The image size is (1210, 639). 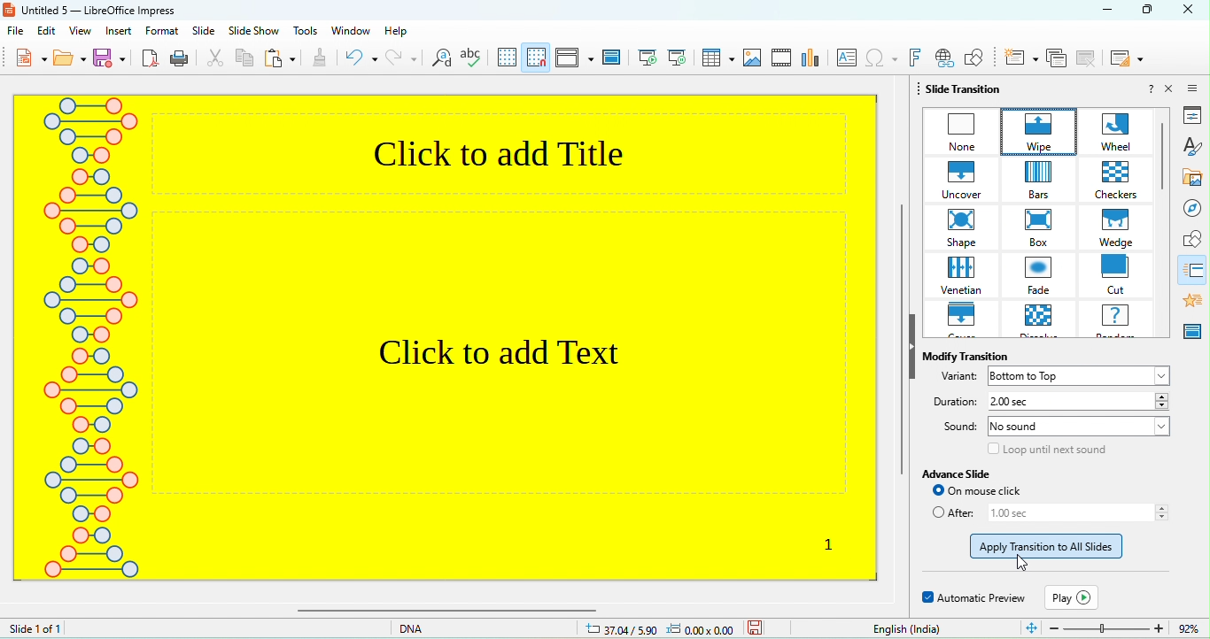 I want to click on slide transition, so click(x=969, y=90).